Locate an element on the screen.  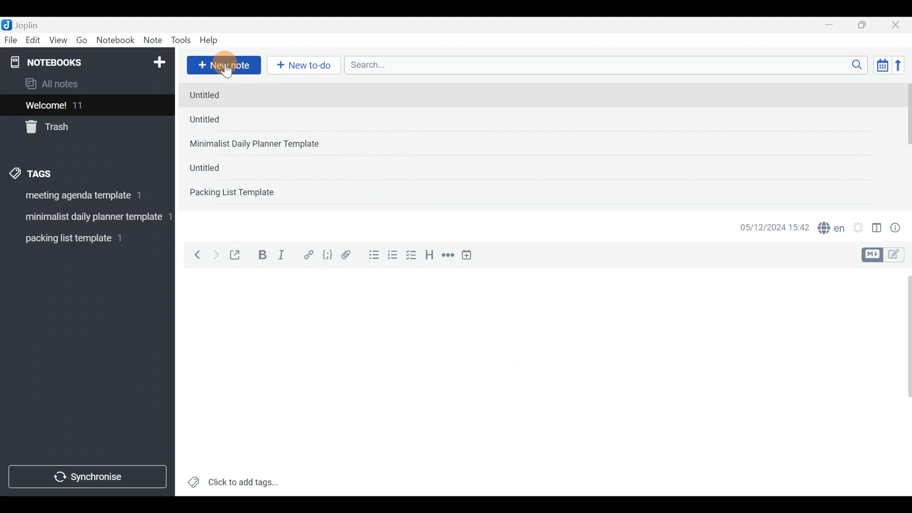
File is located at coordinates (11, 40).